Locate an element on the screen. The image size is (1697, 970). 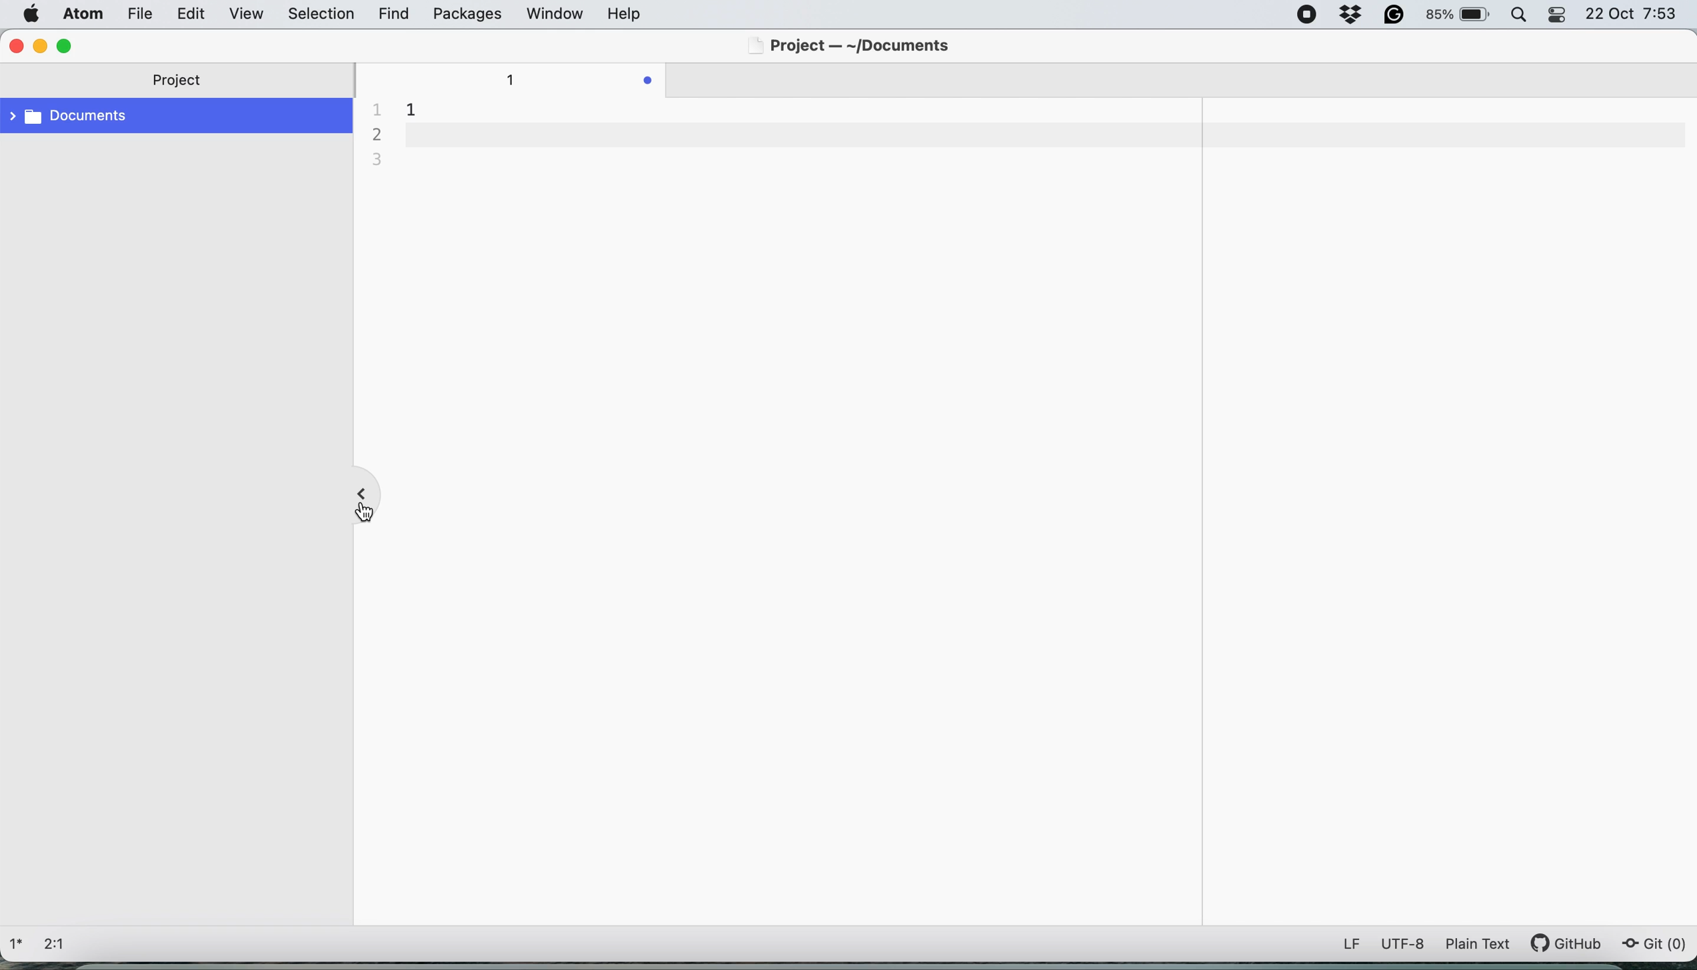
project --/Document is located at coordinates (850, 47).